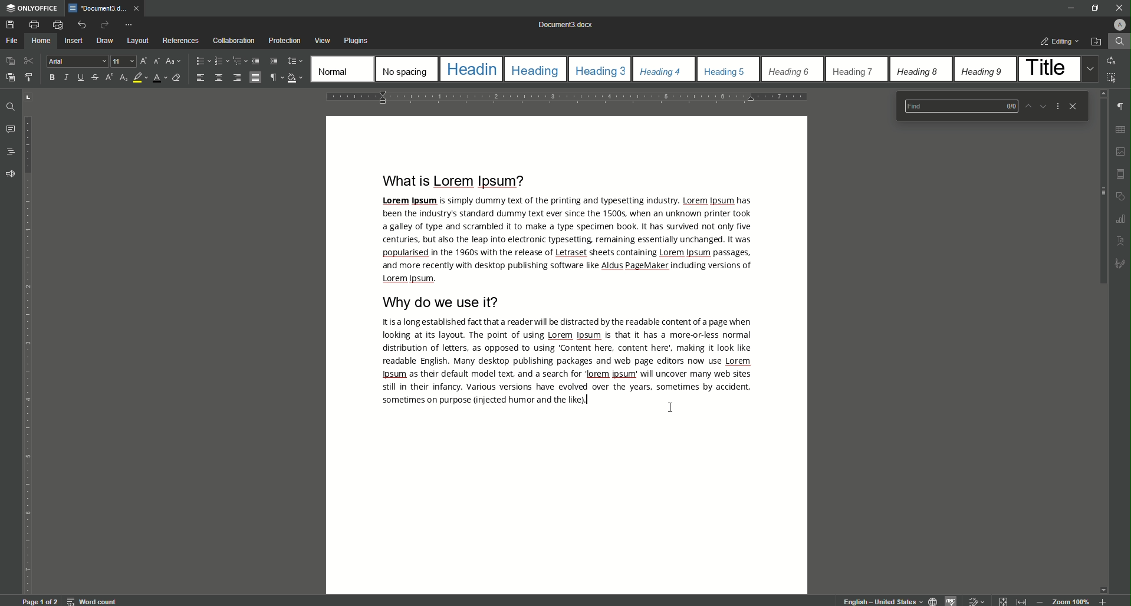 This screenshot has width=1131, height=606. What do you see at coordinates (274, 78) in the screenshot?
I see `Non-printing Characters` at bounding box center [274, 78].